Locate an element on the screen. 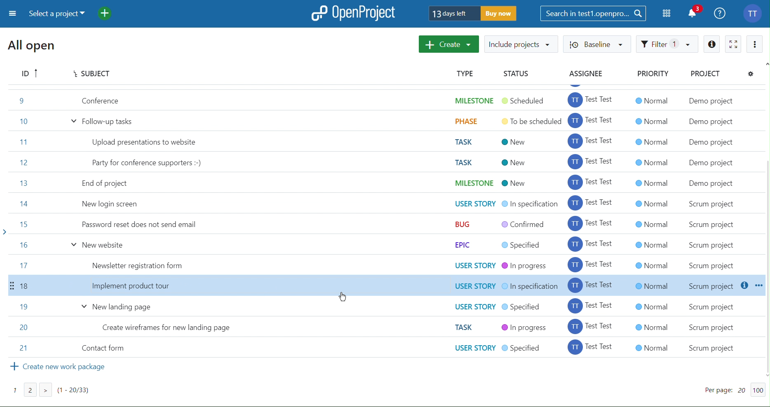 This screenshot has width=770, height=407. Status is located at coordinates (515, 74).